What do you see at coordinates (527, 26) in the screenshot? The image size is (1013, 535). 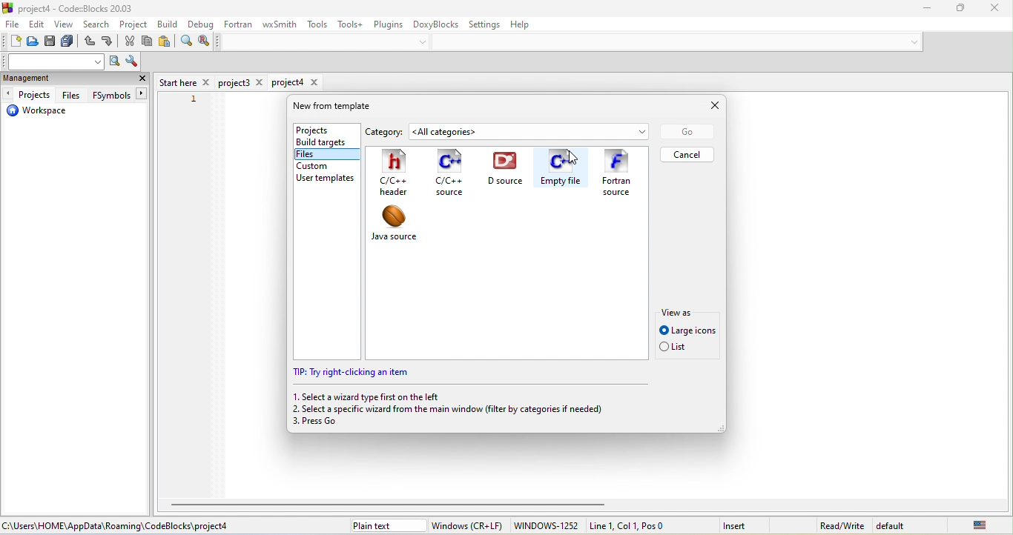 I see `help` at bounding box center [527, 26].